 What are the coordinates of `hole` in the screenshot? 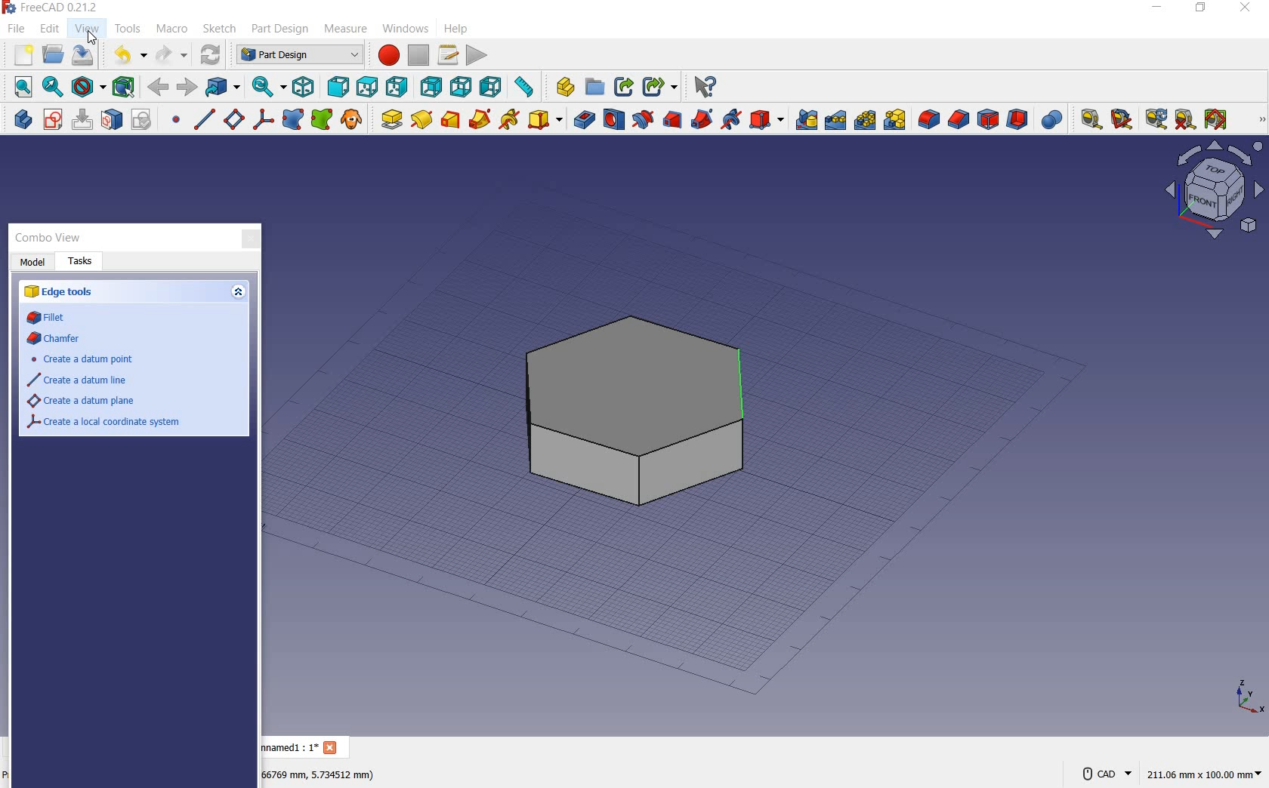 It's located at (613, 119).